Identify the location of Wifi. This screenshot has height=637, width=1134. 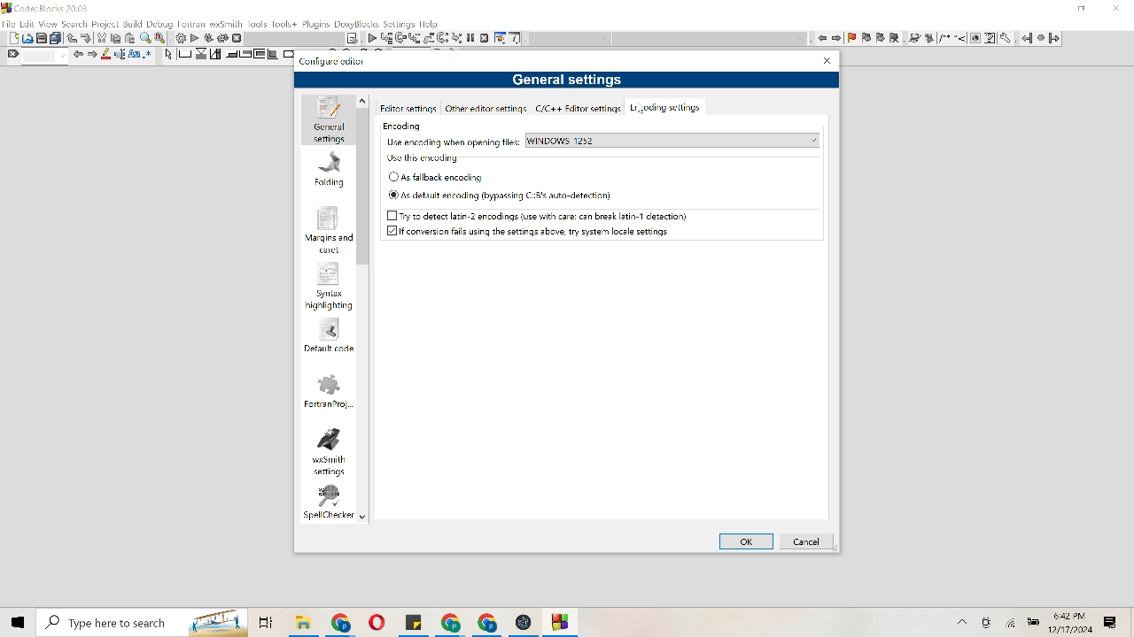
(1013, 622).